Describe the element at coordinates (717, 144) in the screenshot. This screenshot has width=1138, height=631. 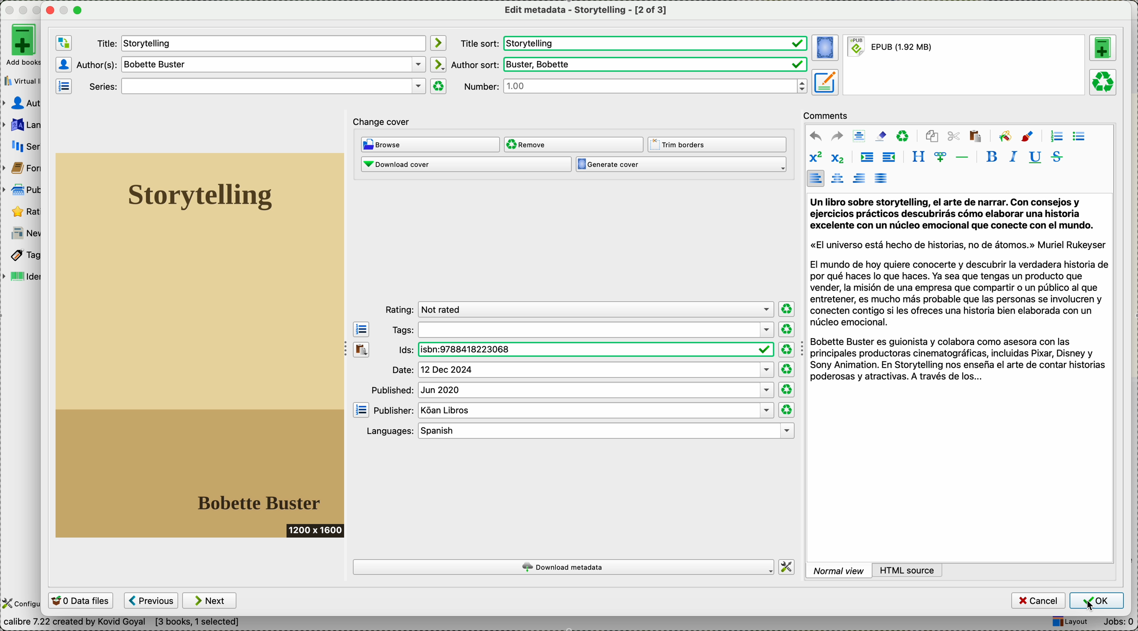
I see `trim borders` at that location.